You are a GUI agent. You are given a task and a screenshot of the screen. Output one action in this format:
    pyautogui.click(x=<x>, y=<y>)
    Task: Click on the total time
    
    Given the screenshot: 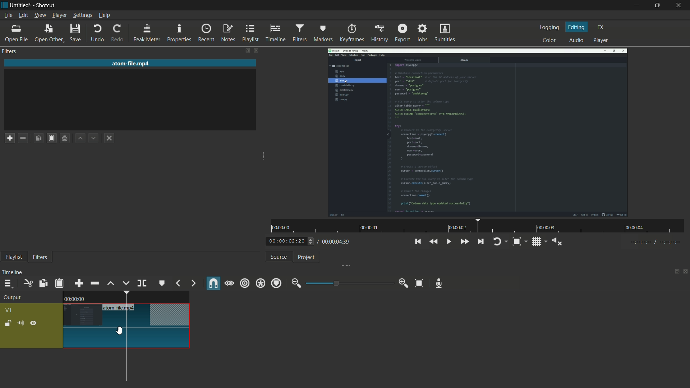 What is the action you would take?
    pyautogui.click(x=336, y=242)
    